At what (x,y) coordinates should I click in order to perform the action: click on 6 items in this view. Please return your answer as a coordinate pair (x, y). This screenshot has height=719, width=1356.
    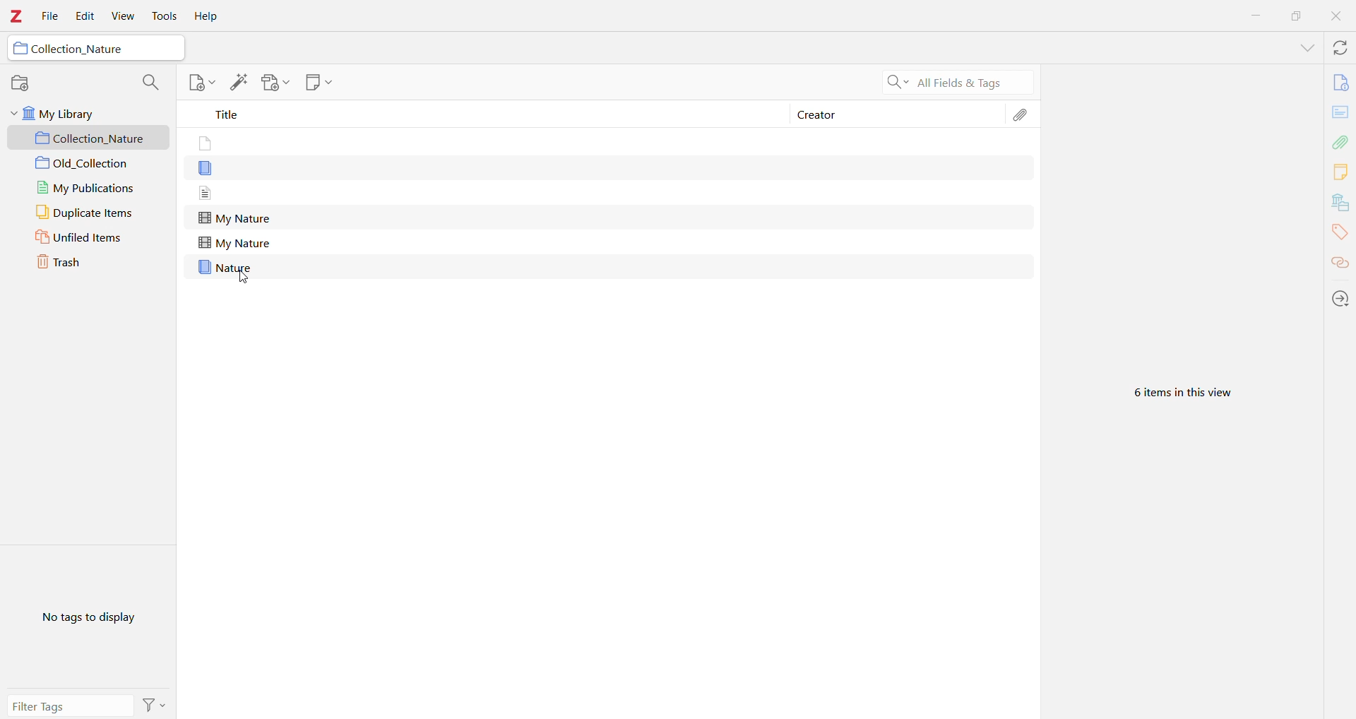
    Looking at the image, I should click on (1197, 393).